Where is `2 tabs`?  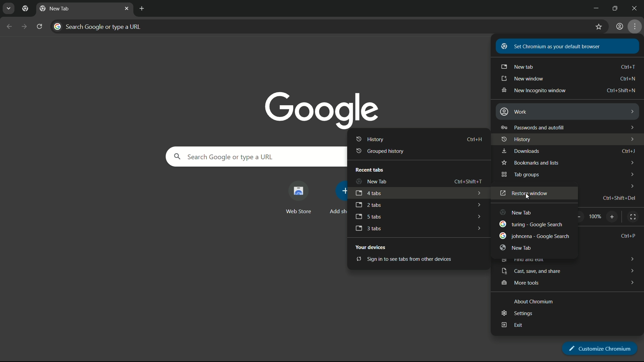 2 tabs is located at coordinates (368, 205).